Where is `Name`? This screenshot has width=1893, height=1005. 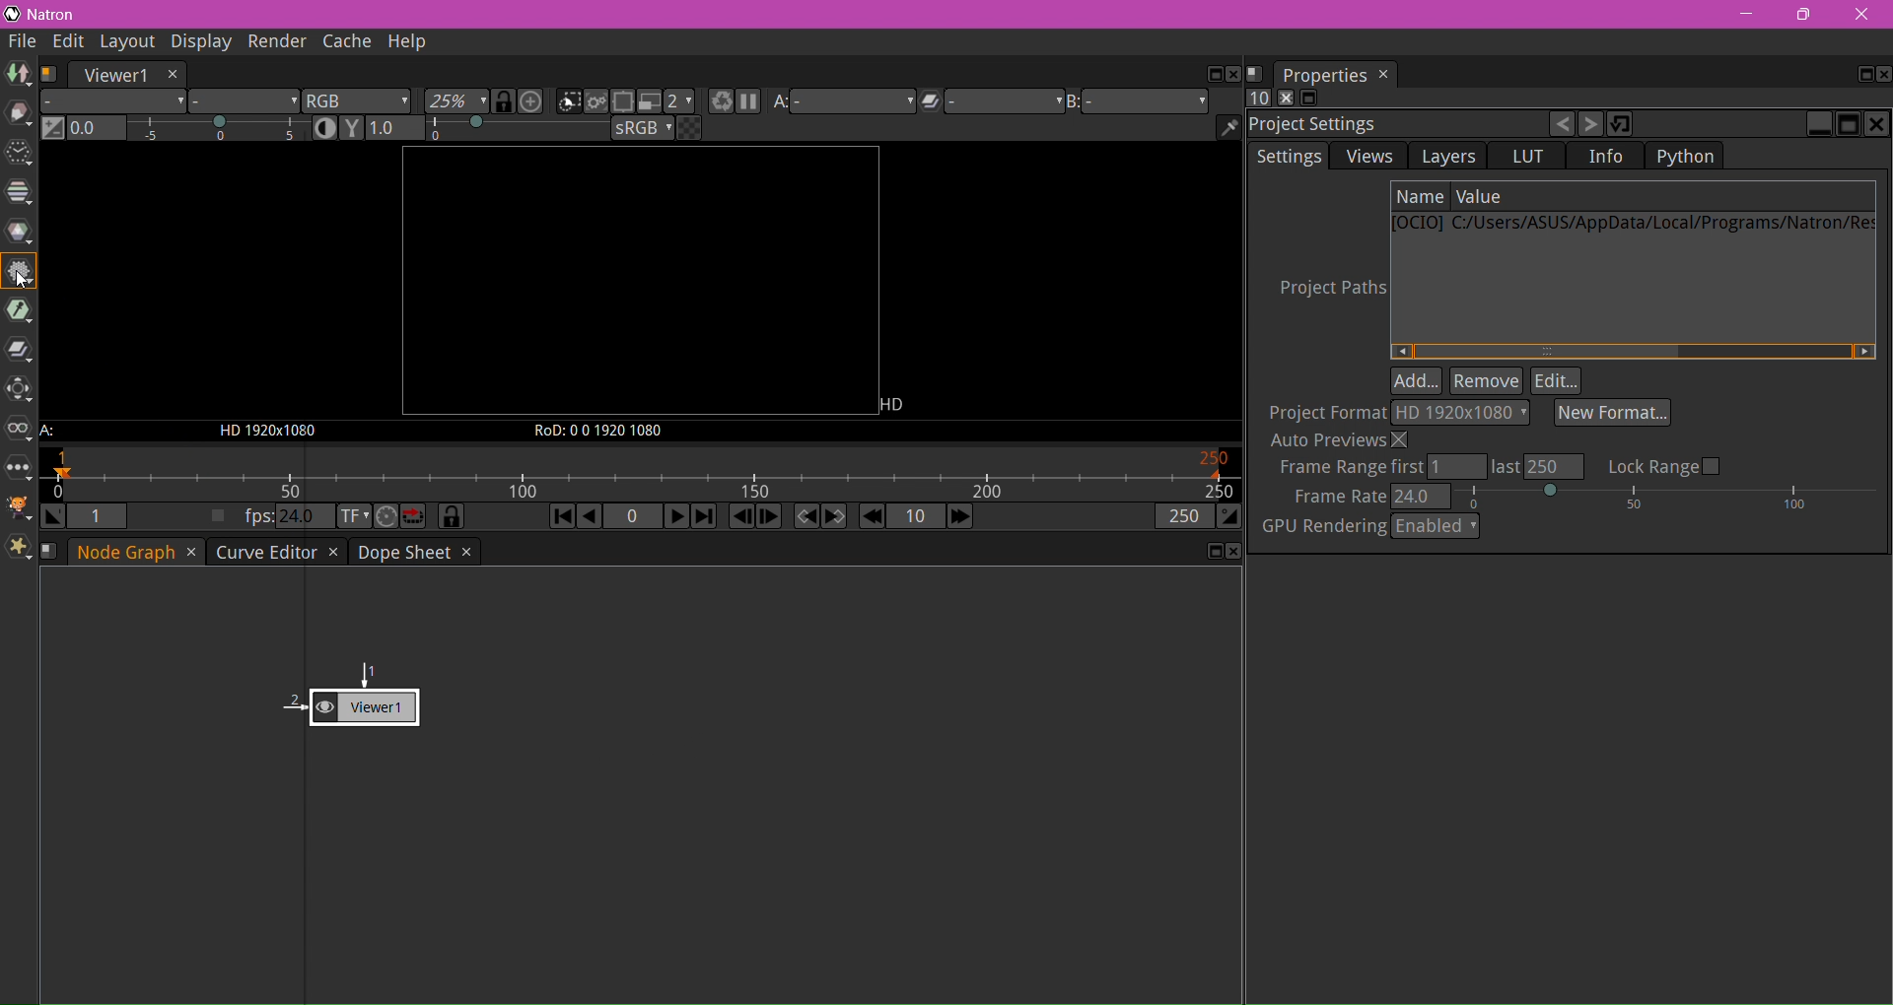
Name is located at coordinates (1421, 197).